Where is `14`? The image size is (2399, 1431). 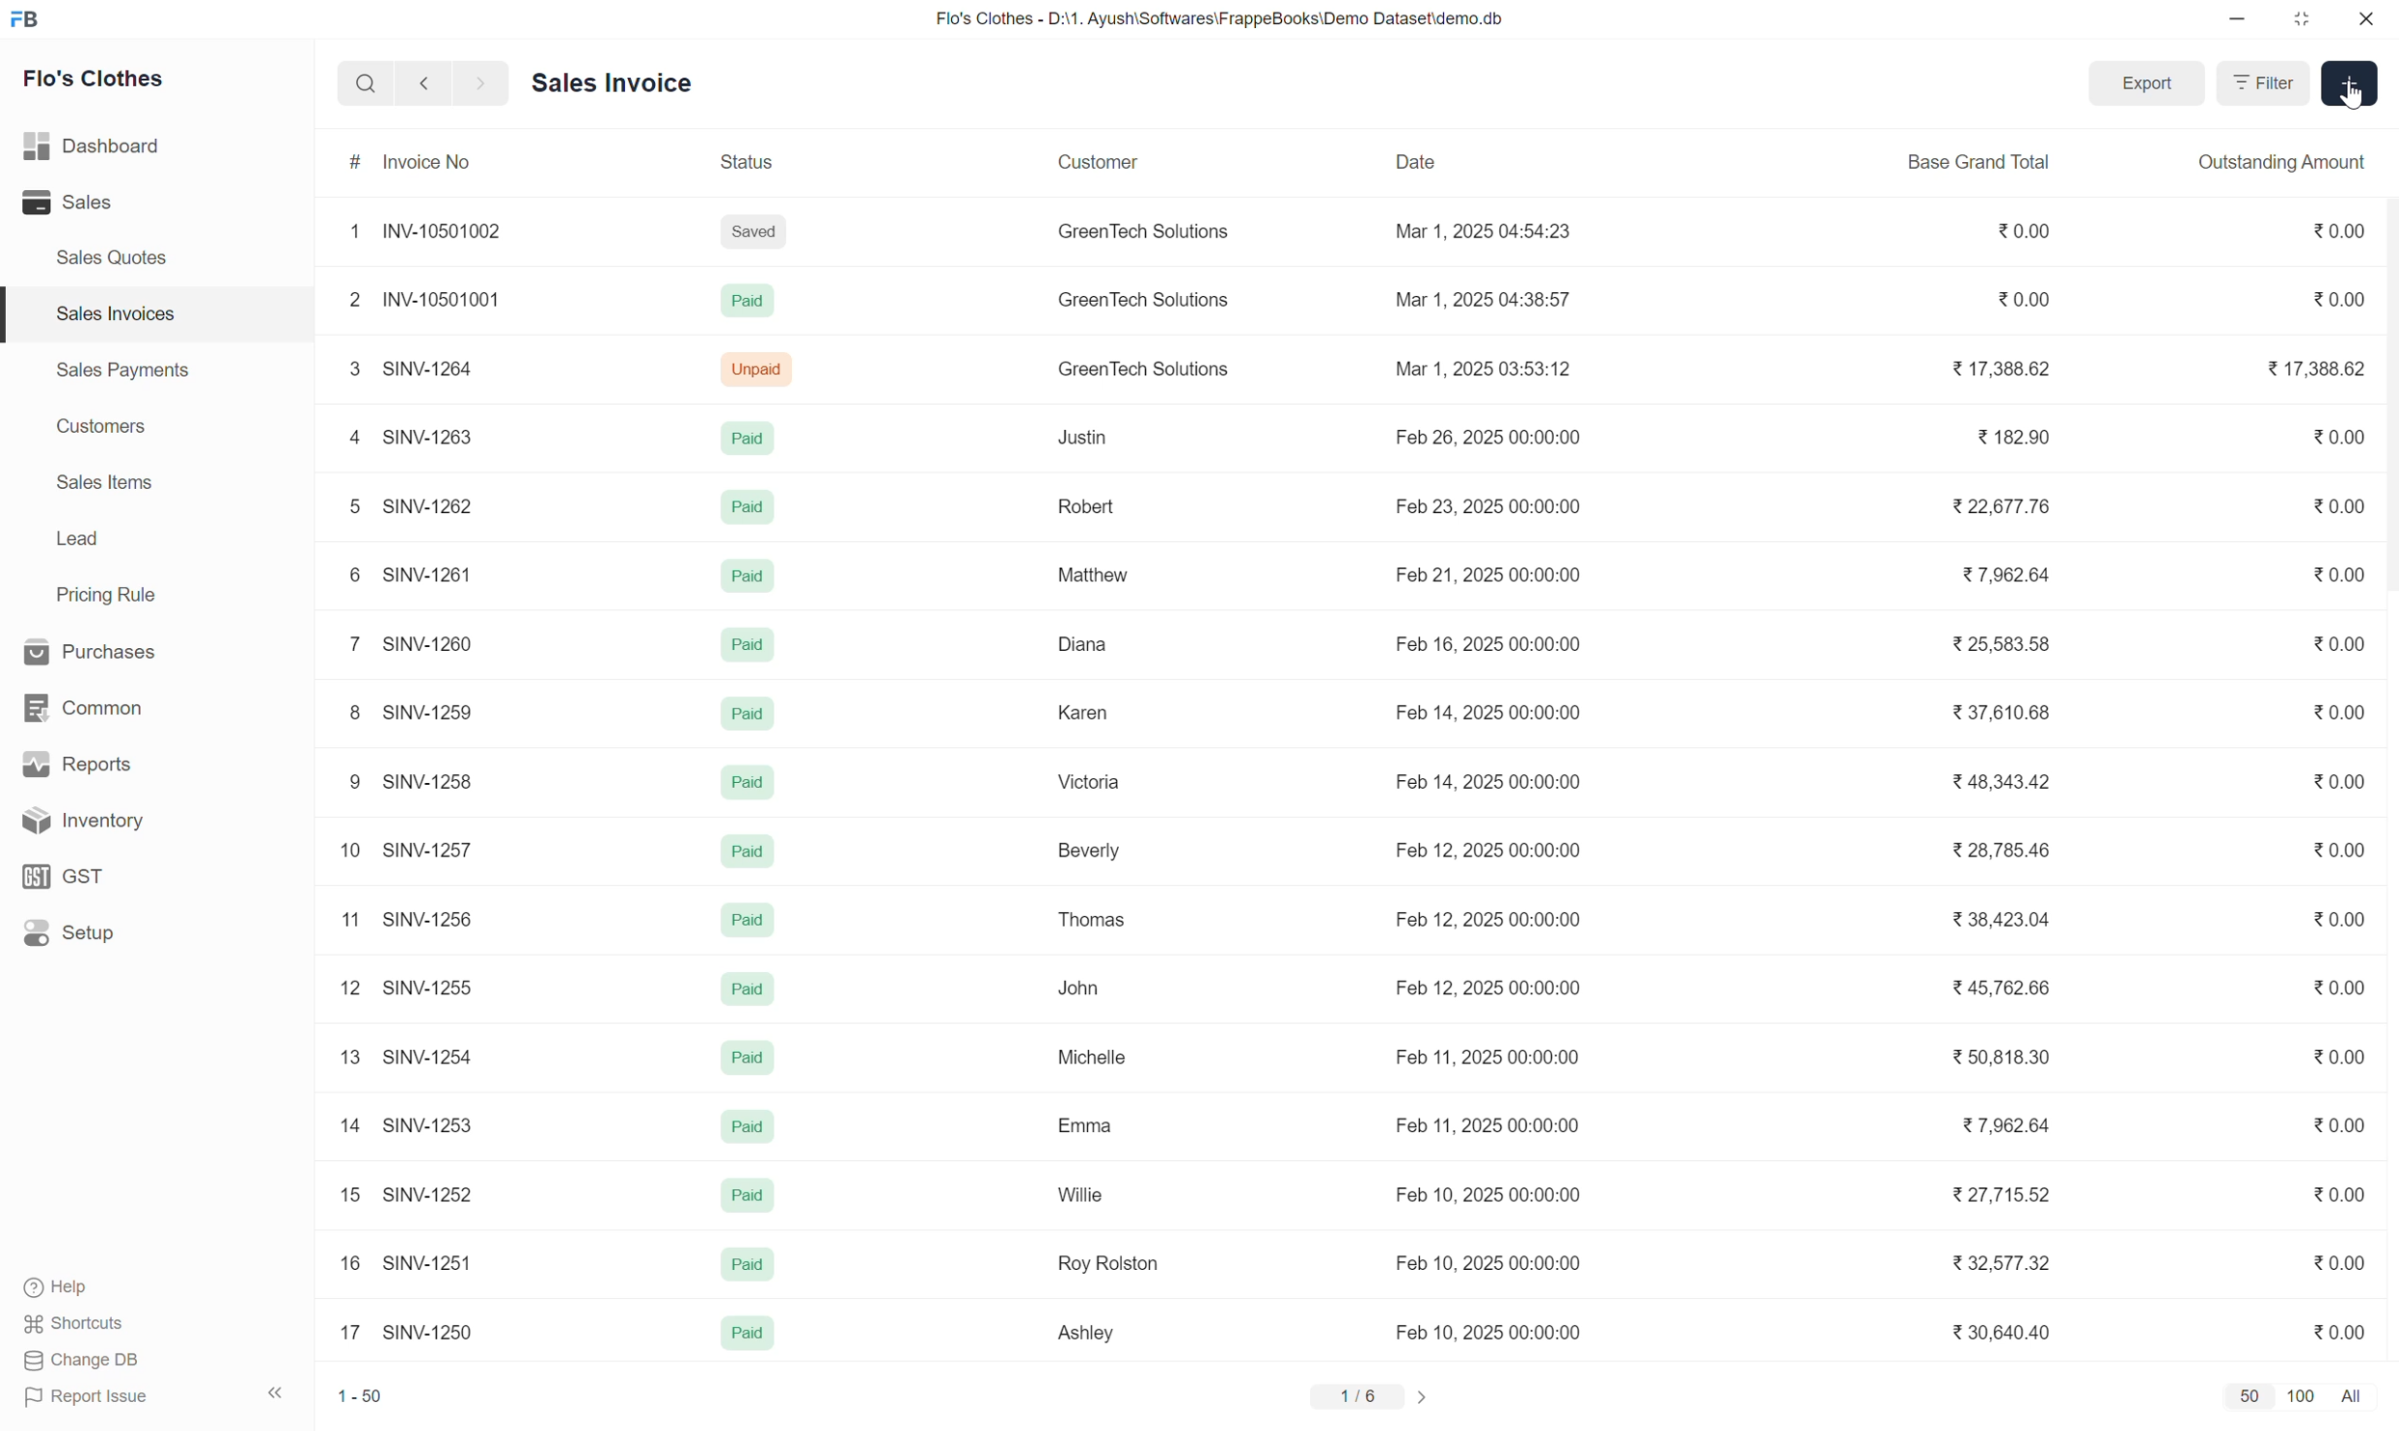 14 is located at coordinates (344, 1128).